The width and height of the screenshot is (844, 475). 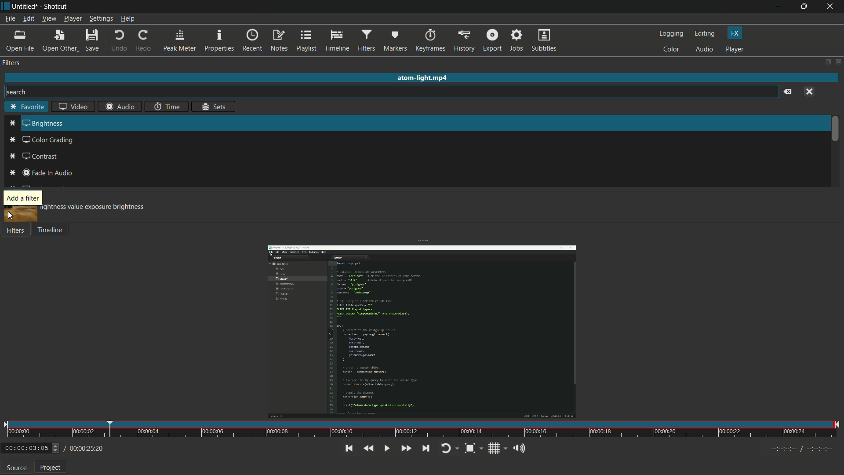 I want to click on total time, so click(x=85, y=449).